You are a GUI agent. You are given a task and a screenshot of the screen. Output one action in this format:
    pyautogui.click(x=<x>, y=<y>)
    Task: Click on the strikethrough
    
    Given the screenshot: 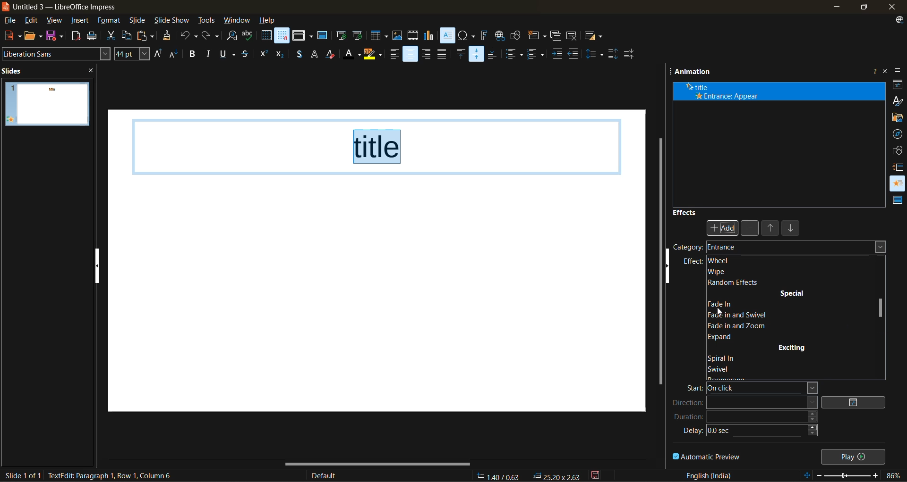 What is the action you would take?
    pyautogui.click(x=246, y=55)
    